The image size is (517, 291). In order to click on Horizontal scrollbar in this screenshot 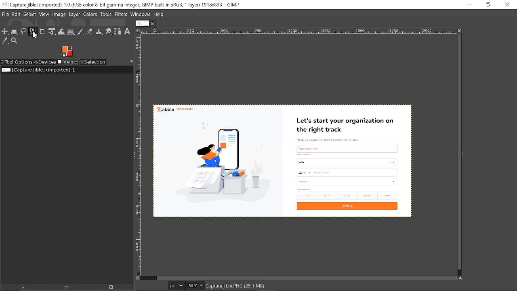, I will do `click(305, 277)`.